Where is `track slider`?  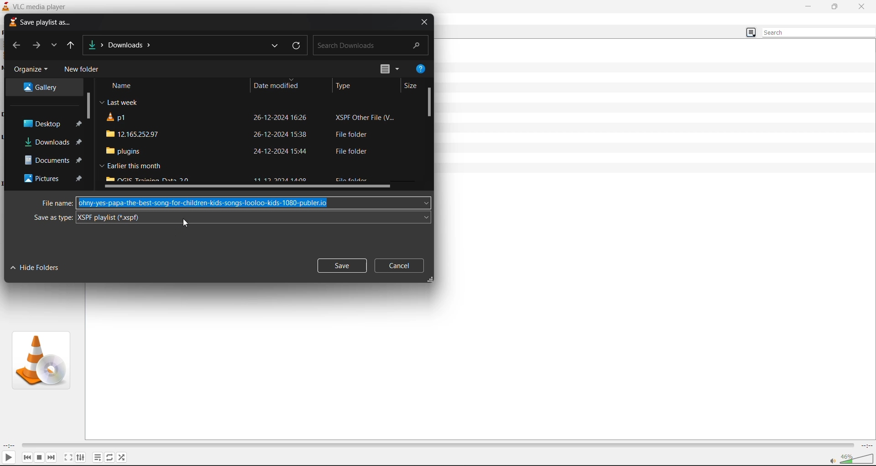
track slider is located at coordinates (438, 444).